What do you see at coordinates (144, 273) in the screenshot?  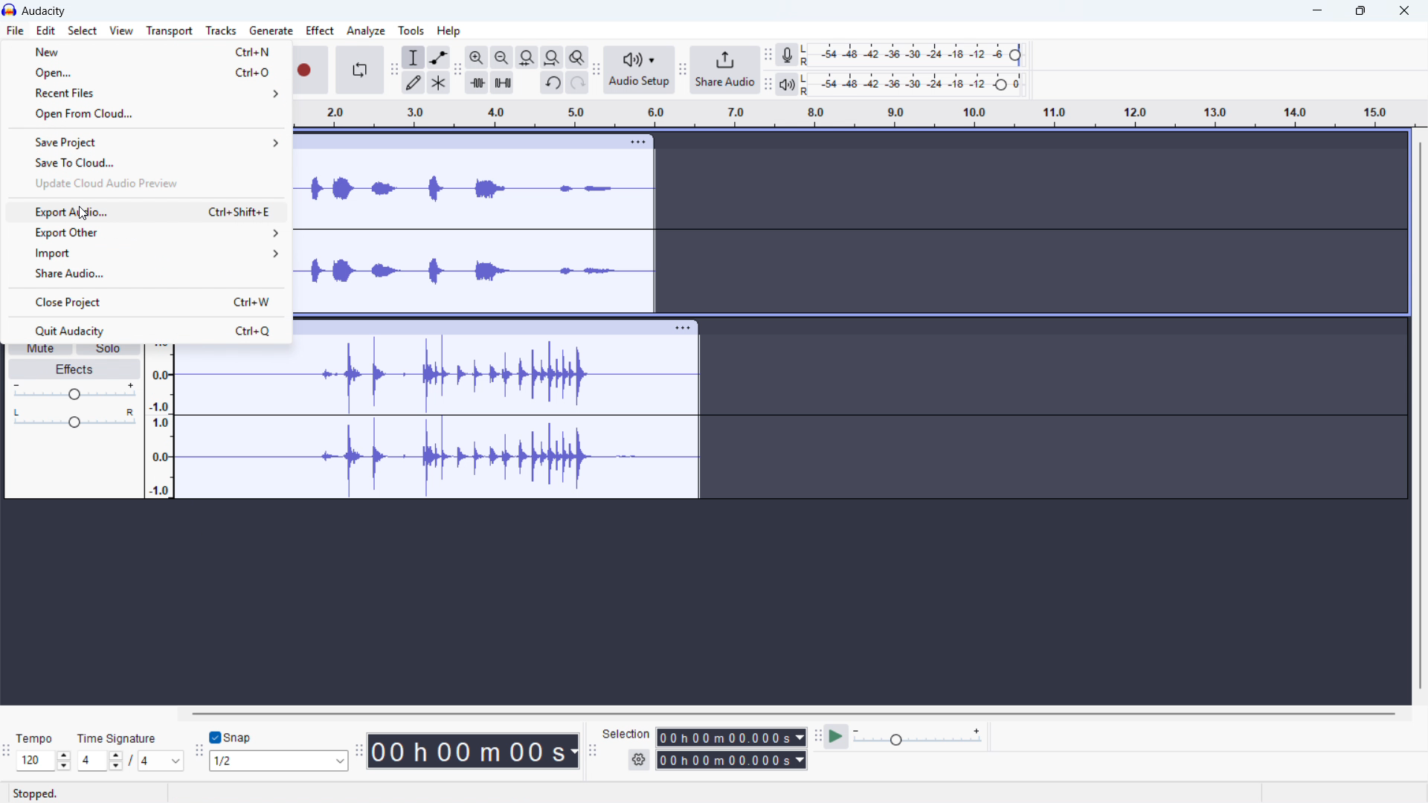 I see `Share audio ` at bounding box center [144, 273].